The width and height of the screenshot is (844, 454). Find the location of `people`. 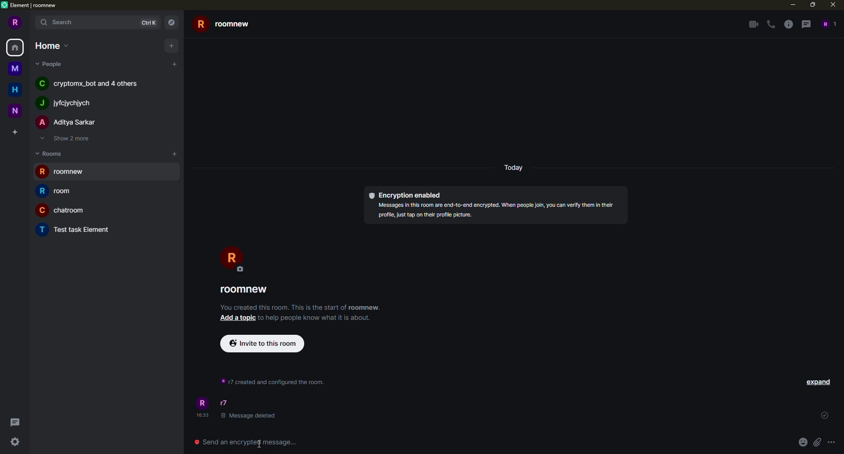

people is located at coordinates (69, 103).